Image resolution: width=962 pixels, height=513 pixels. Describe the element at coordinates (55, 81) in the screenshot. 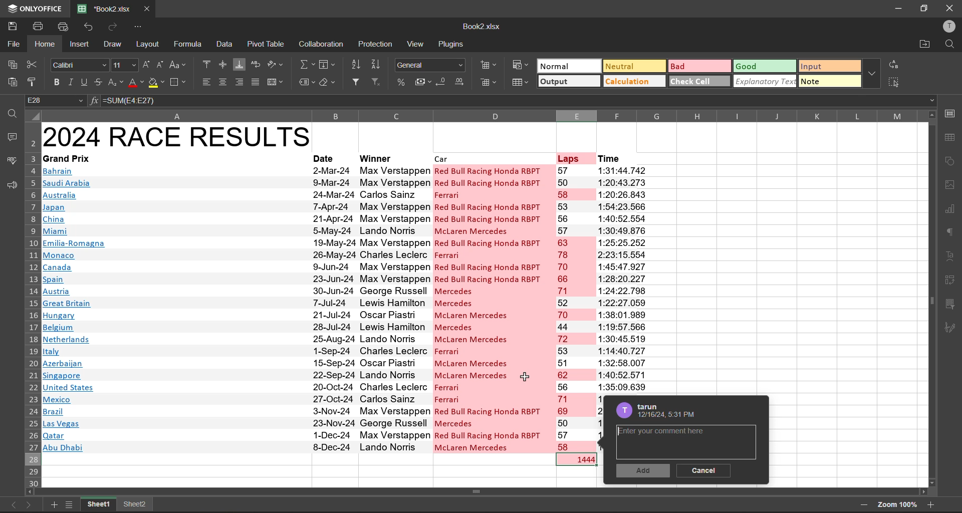

I see `bold` at that location.